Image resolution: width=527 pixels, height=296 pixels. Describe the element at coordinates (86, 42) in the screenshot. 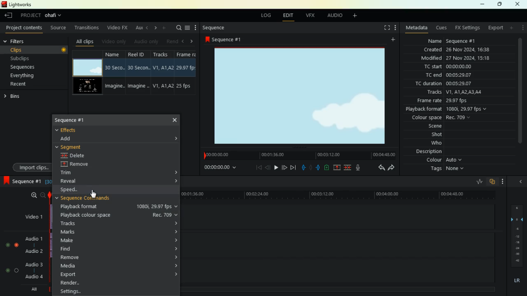

I see `all clips` at that location.